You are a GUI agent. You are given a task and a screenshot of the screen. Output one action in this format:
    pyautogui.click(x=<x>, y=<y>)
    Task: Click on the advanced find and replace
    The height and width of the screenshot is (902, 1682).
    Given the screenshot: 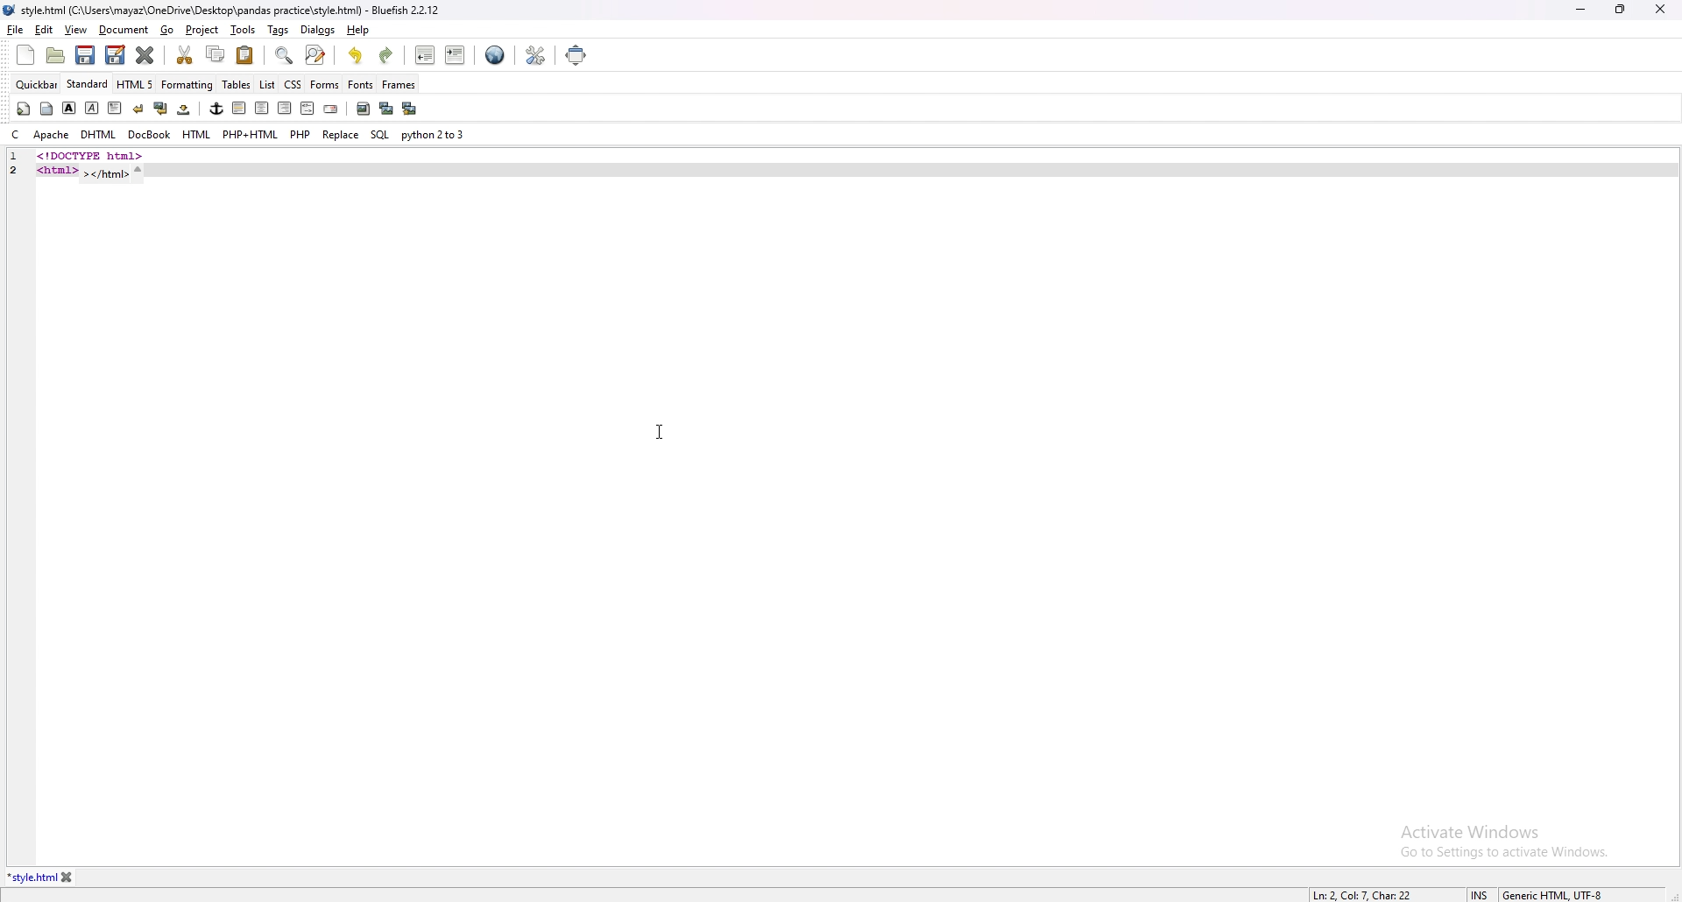 What is the action you would take?
    pyautogui.click(x=314, y=54)
    